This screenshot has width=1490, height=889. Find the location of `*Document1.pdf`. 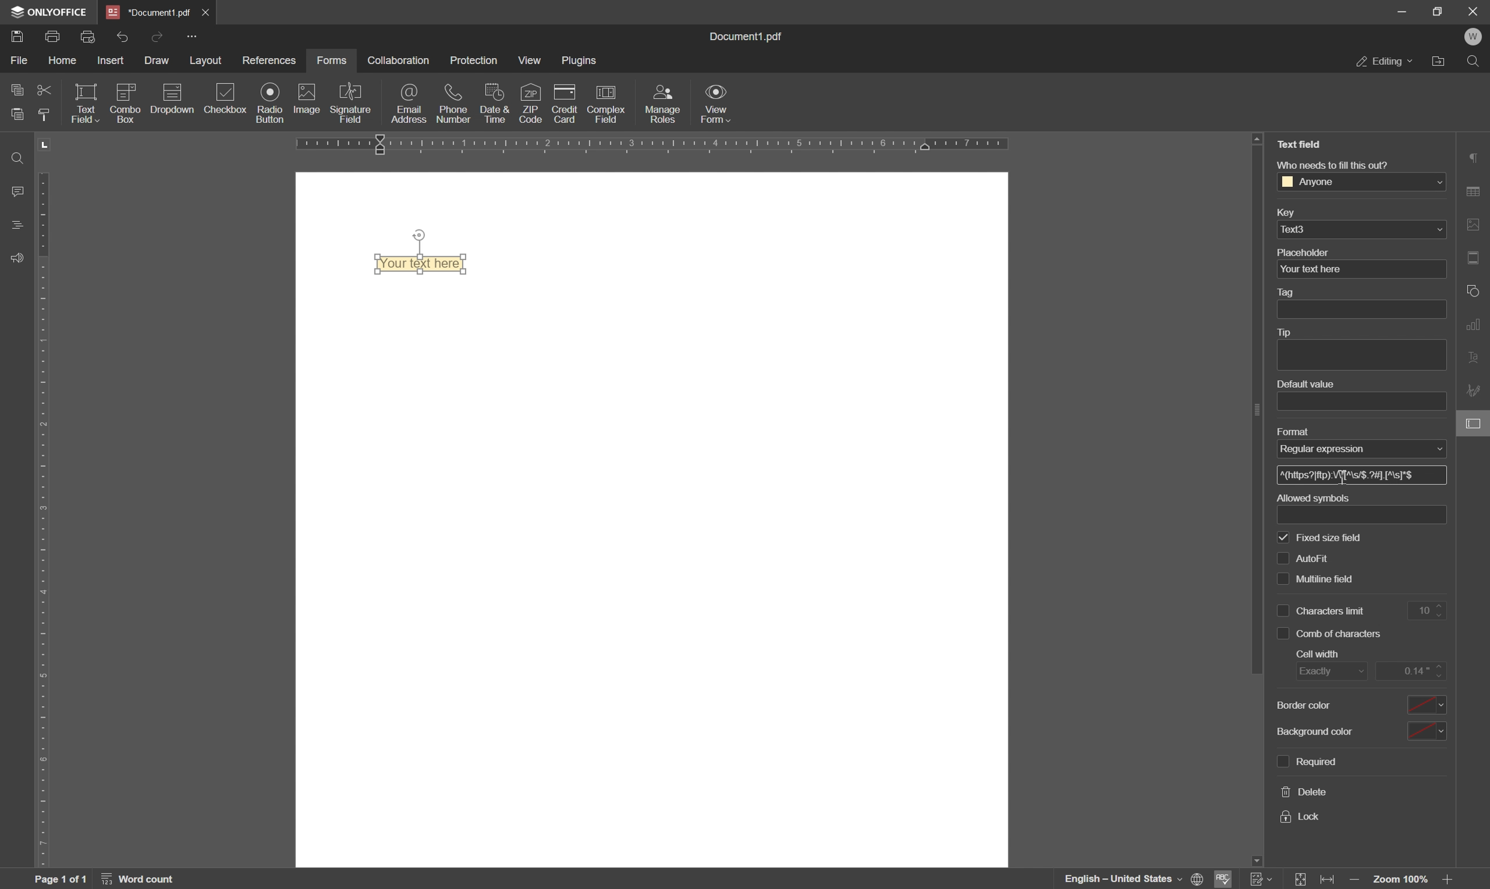

*Document1.pdf is located at coordinates (149, 11).